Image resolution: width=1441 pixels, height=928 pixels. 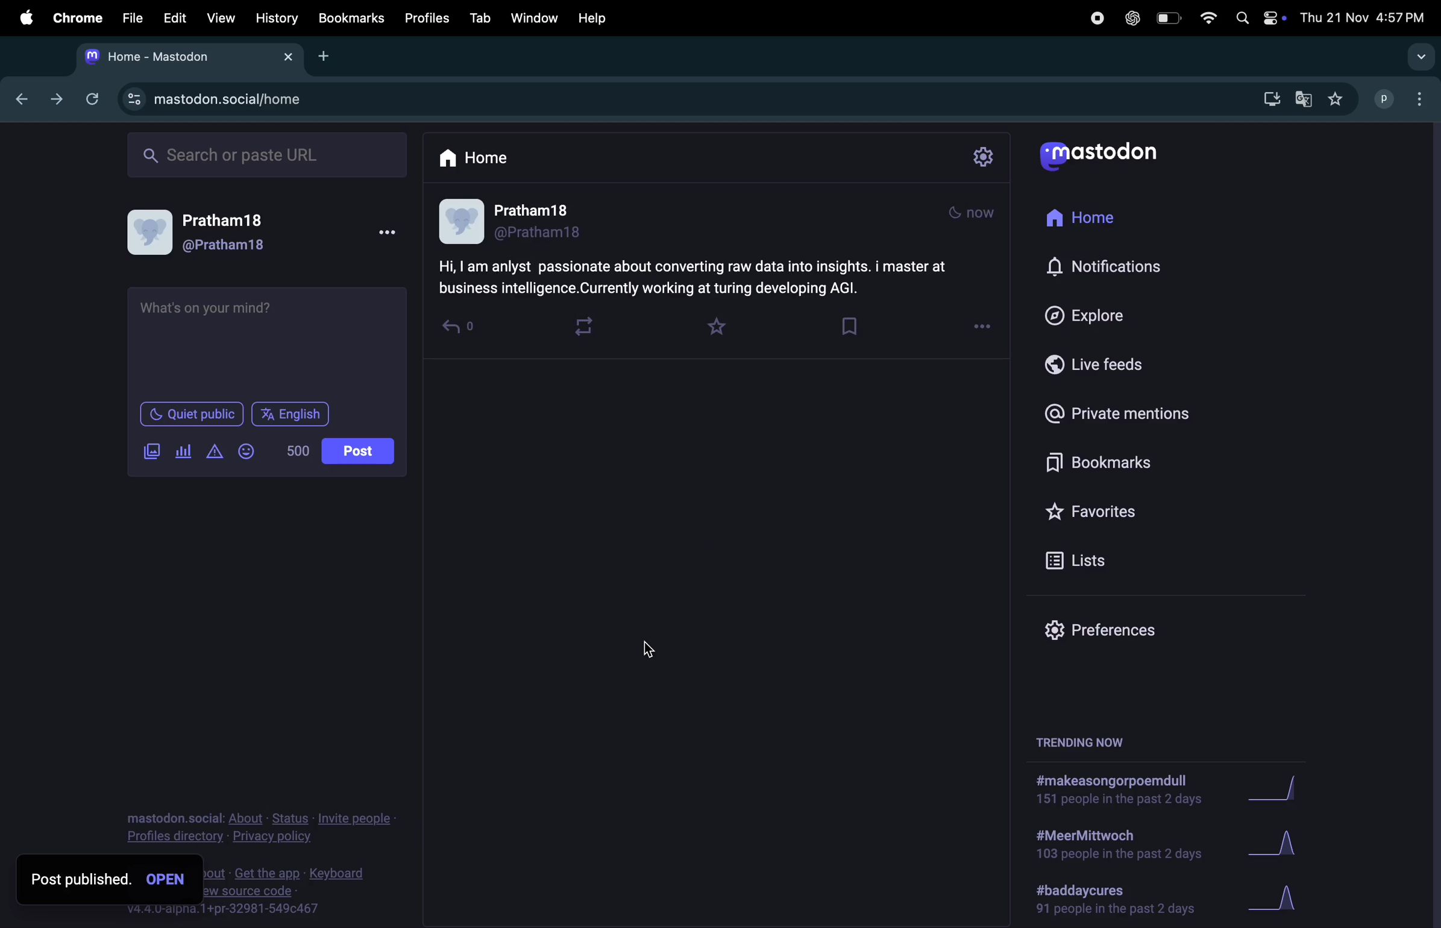 What do you see at coordinates (358, 452) in the screenshot?
I see `post` at bounding box center [358, 452].